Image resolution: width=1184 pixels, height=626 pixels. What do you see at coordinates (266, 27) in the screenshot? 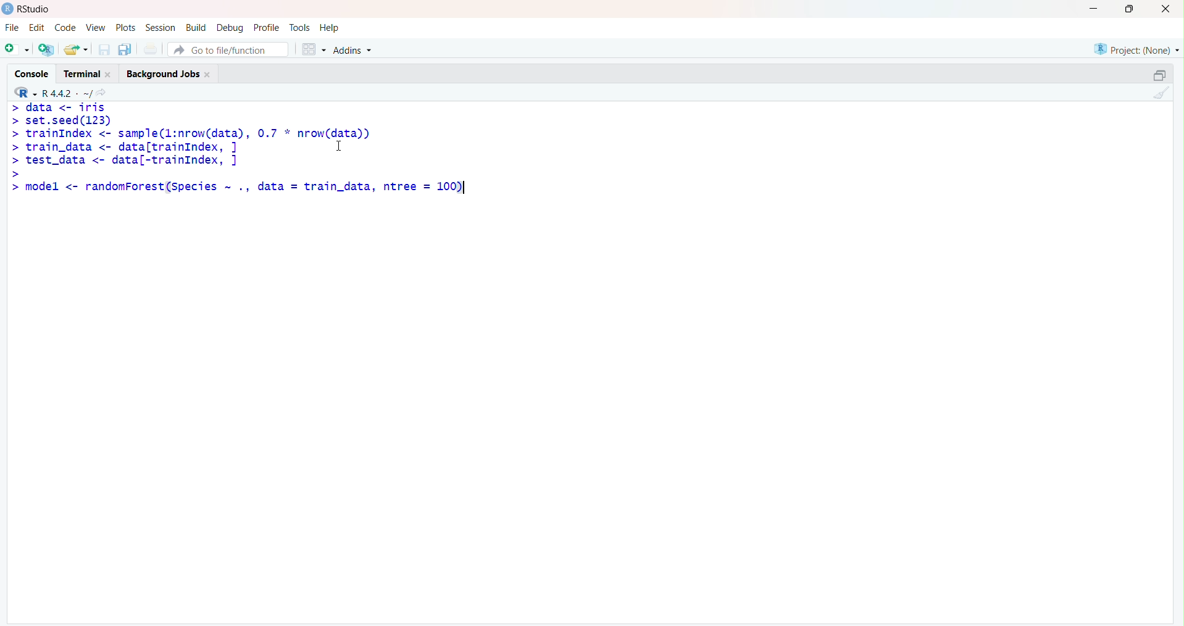
I see `Profile` at bounding box center [266, 27].